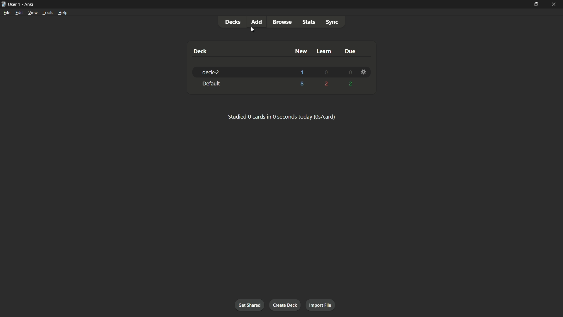  I want to click on deck, so click(201, 51).